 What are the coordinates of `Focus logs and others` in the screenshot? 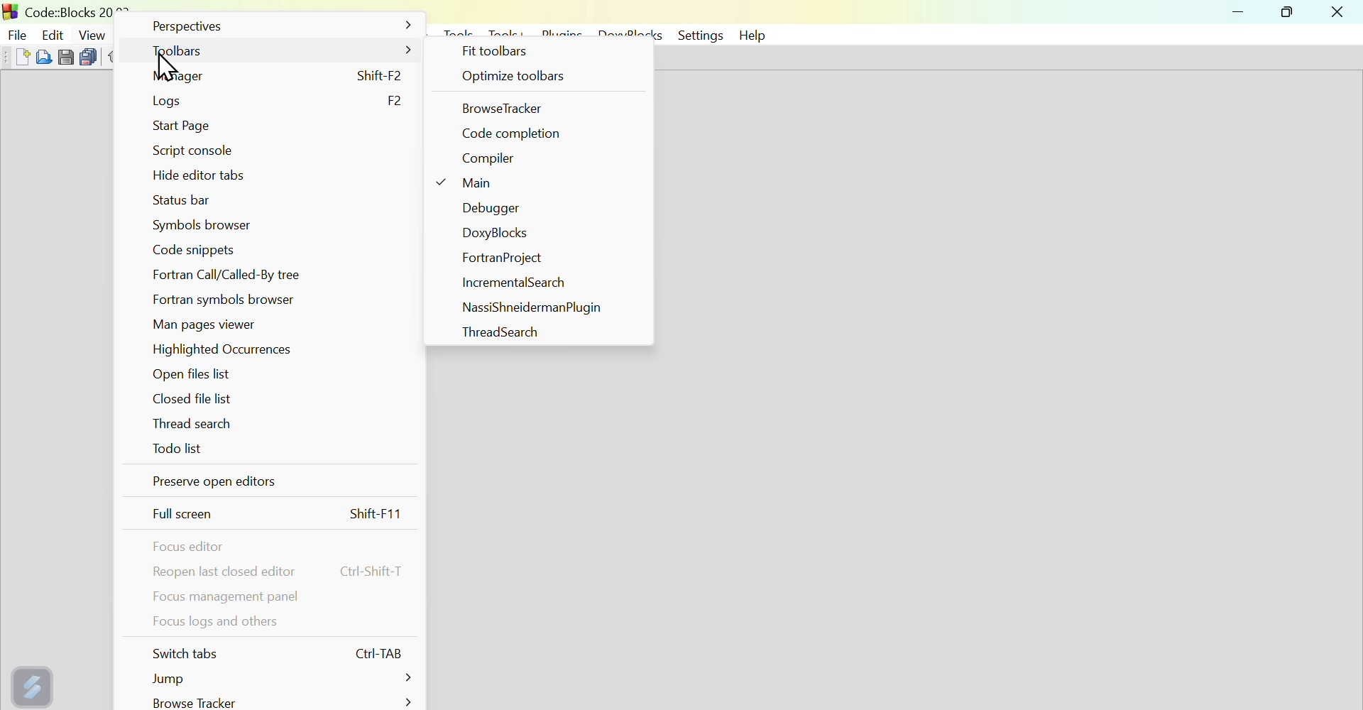 It's located at (212, 626).